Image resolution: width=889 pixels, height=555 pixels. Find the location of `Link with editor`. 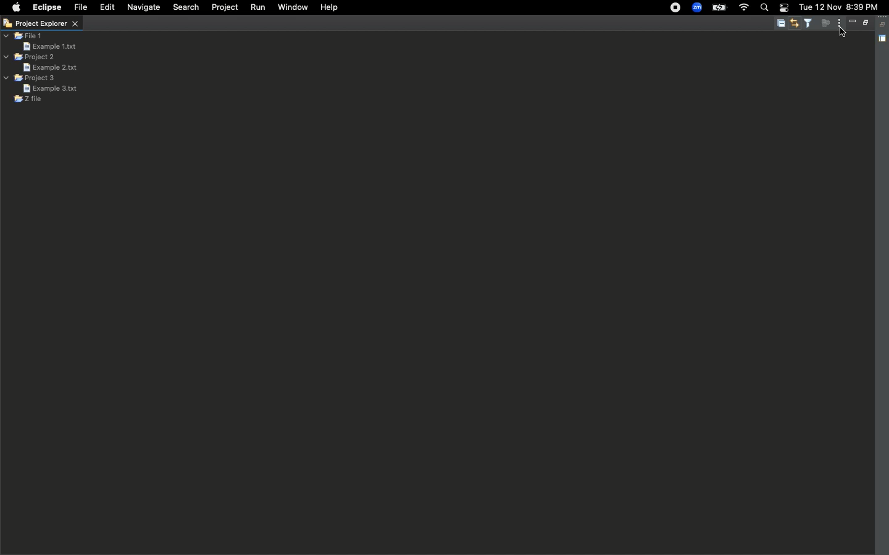

Link with editor is located at coordinates (796, 23).